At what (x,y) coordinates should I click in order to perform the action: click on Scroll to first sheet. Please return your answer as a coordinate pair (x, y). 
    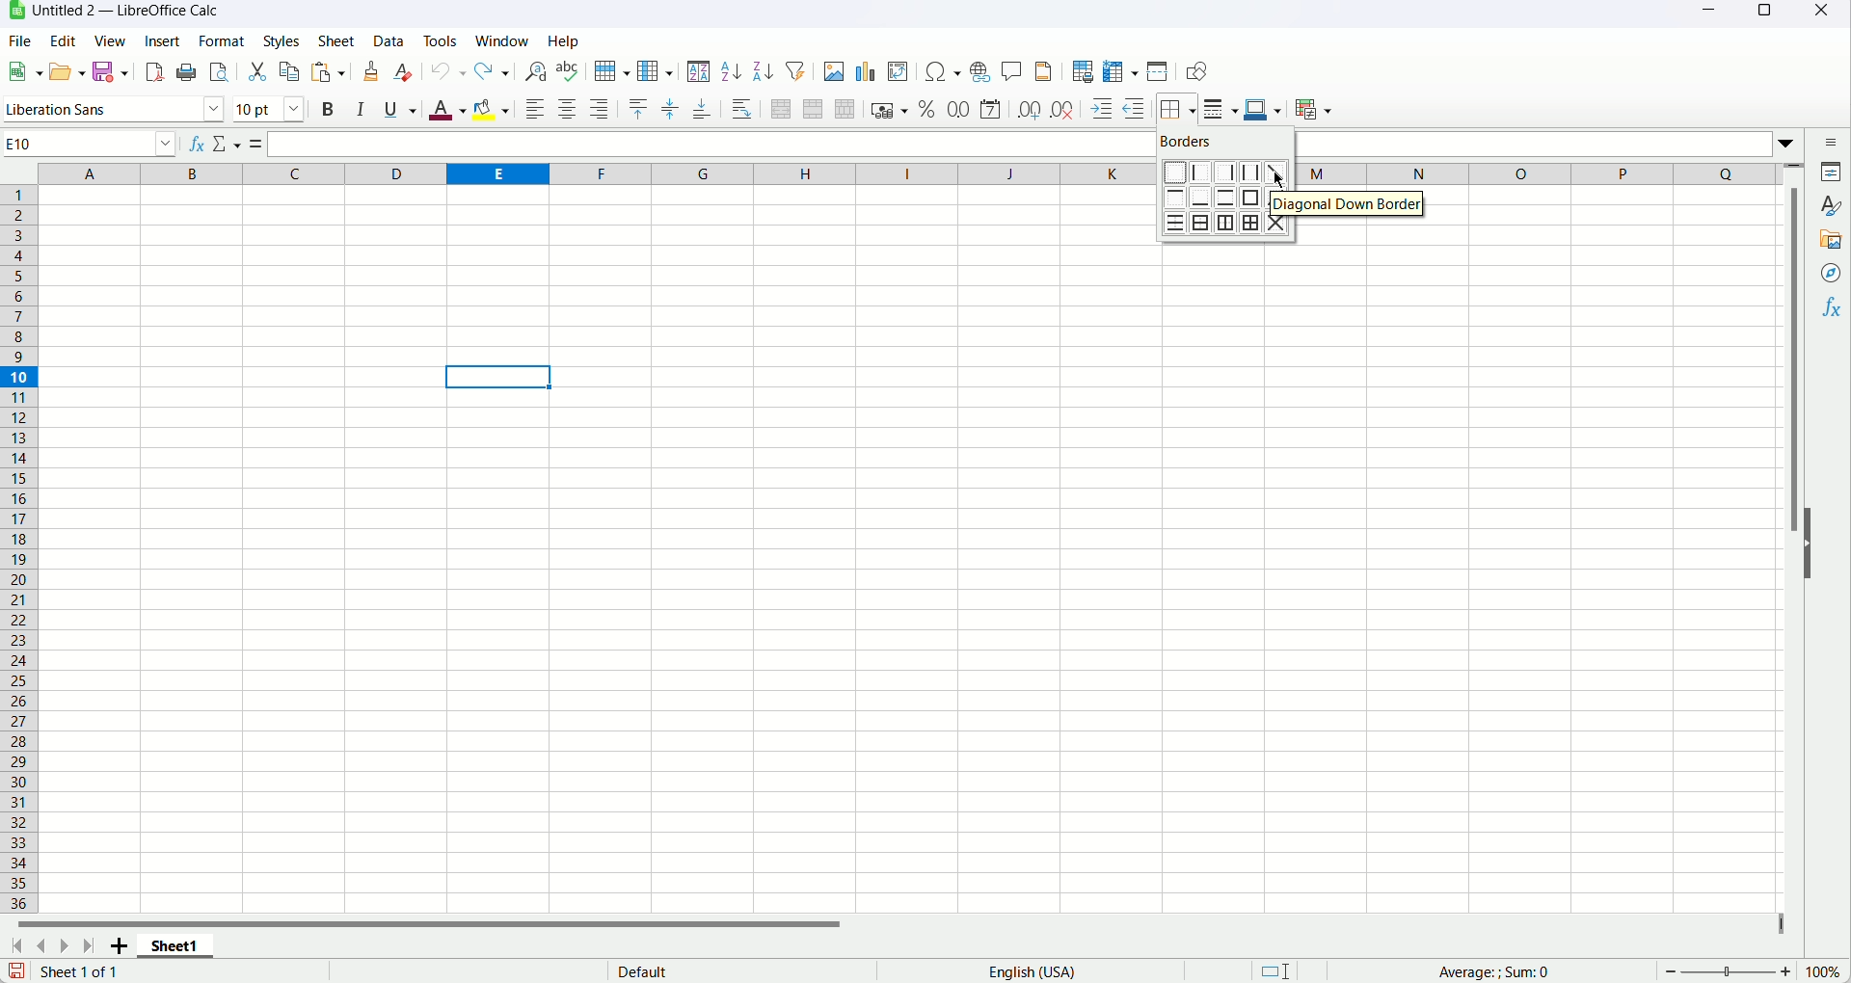
    Looking at the image, I should click on (16, 947).